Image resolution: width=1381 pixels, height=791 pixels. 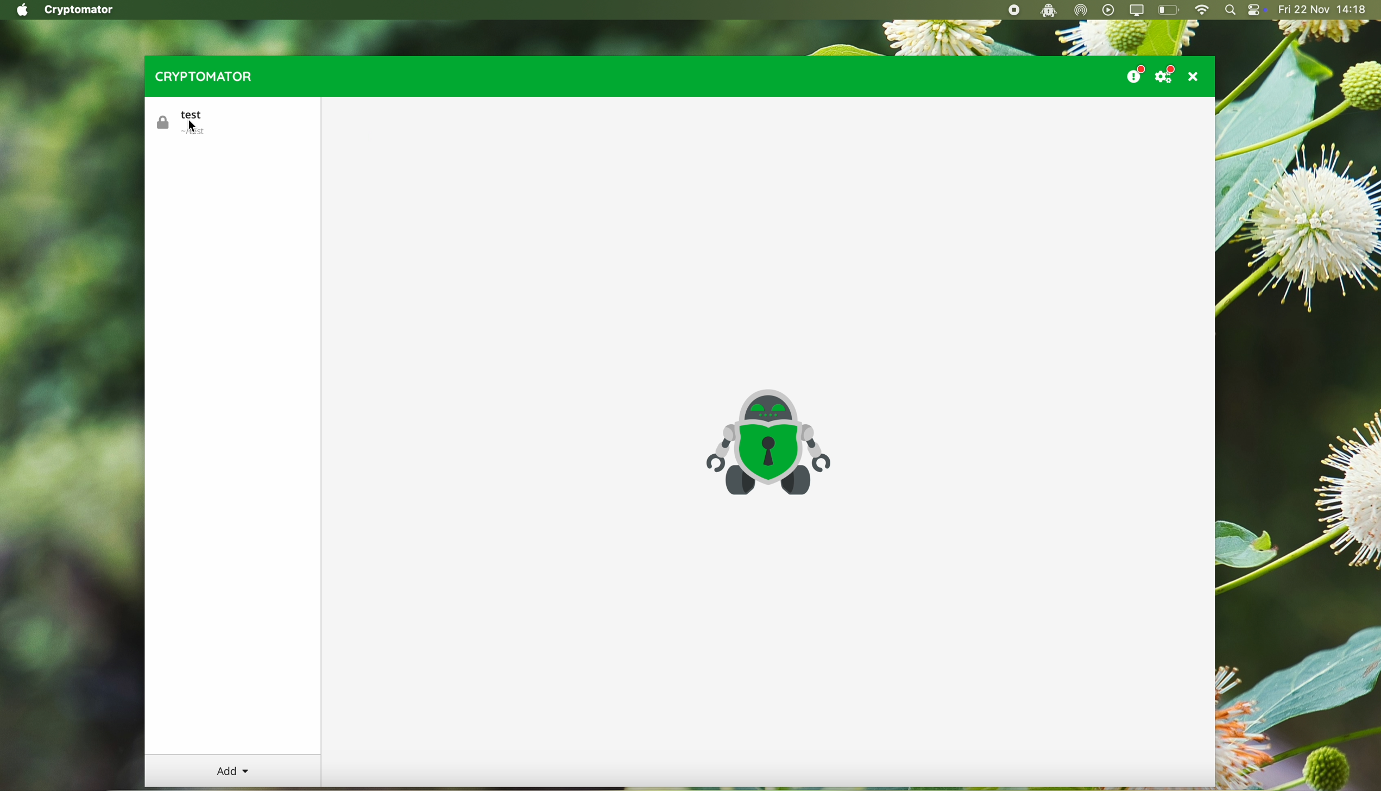 I want to click on airdrop, so click(x=1082, y=10).